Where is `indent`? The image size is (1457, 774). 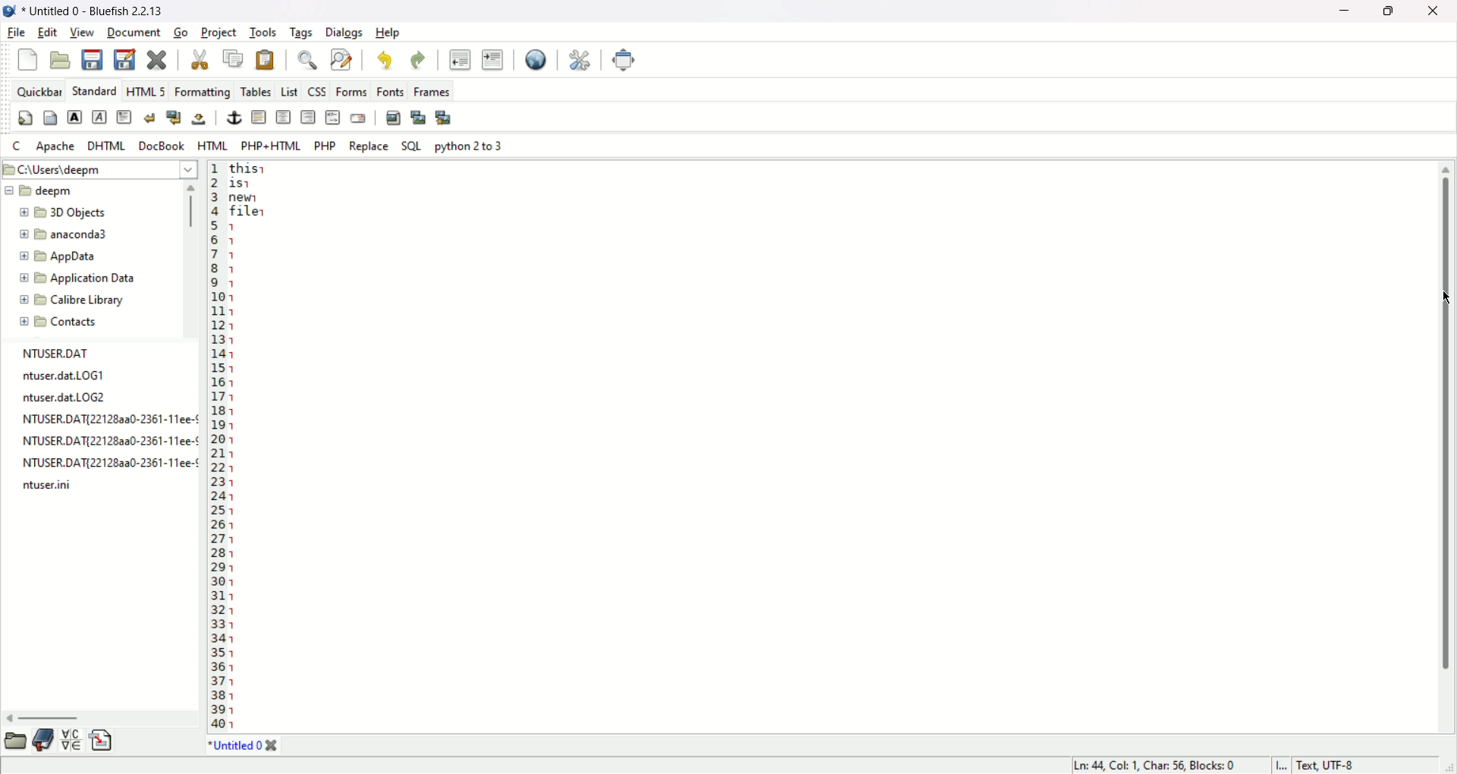 indent is located at coordinates (492, 61).